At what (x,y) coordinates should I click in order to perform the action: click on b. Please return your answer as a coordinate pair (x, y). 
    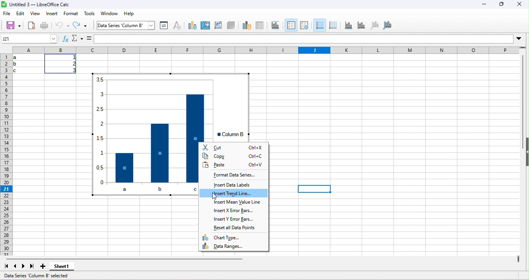
    Looking at the image, I should click on (157, 189).